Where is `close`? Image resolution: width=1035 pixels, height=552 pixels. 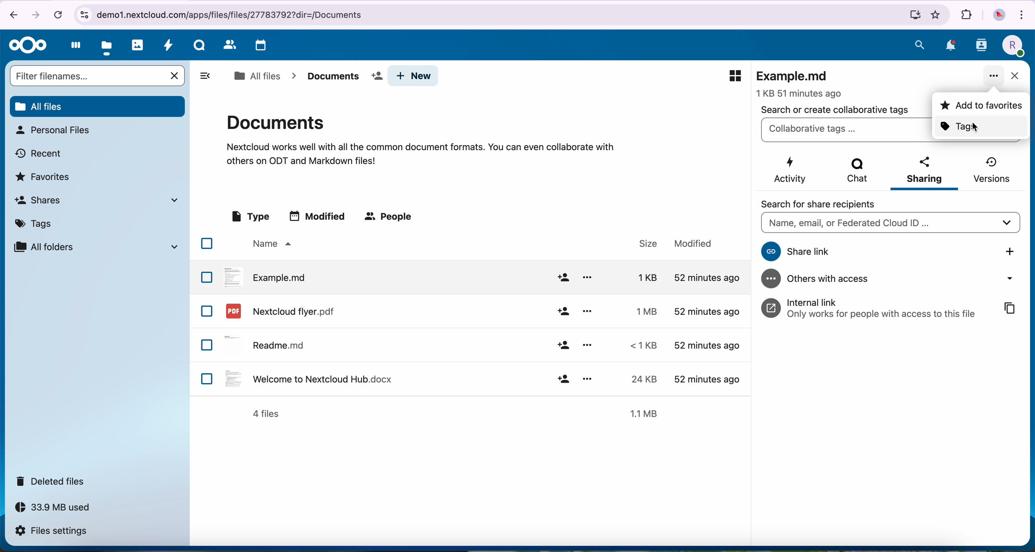 close is located at coordinates (1014, 77).